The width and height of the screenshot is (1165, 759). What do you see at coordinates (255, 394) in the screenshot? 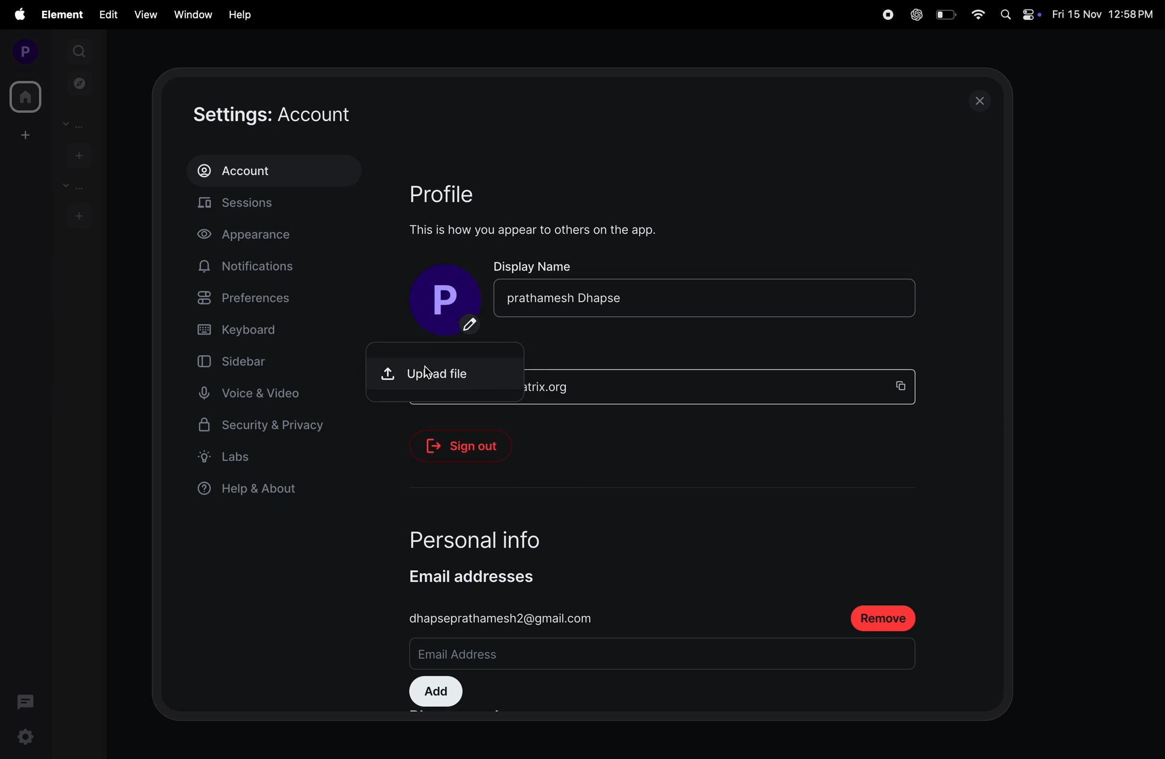
I see `voice and videos` at bounding box center [255, 394].